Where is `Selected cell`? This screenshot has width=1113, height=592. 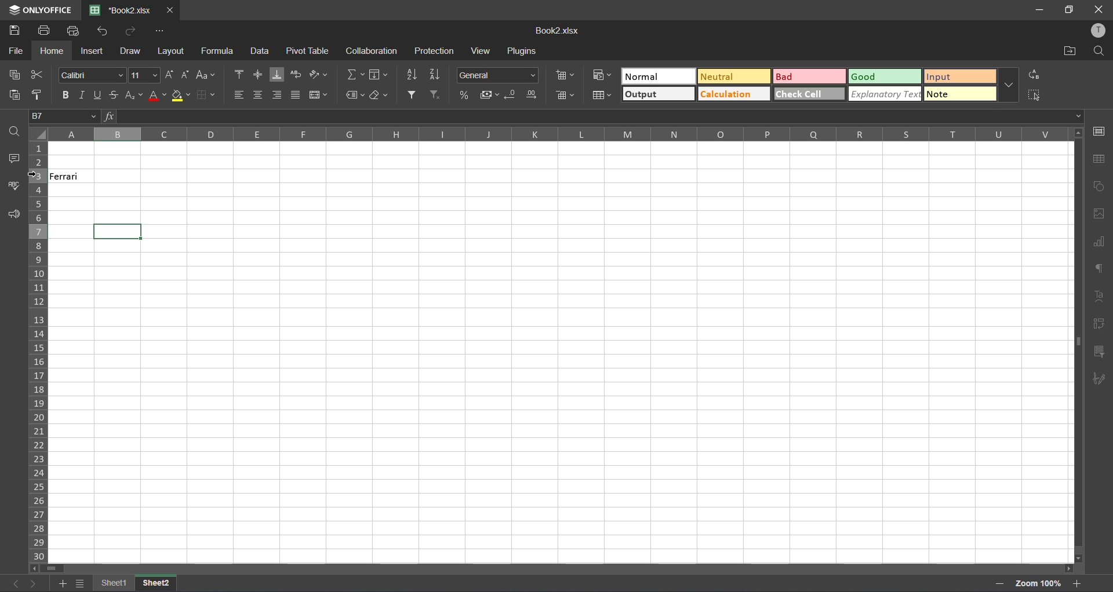 Selected cell is located at coordinates (118, 231).